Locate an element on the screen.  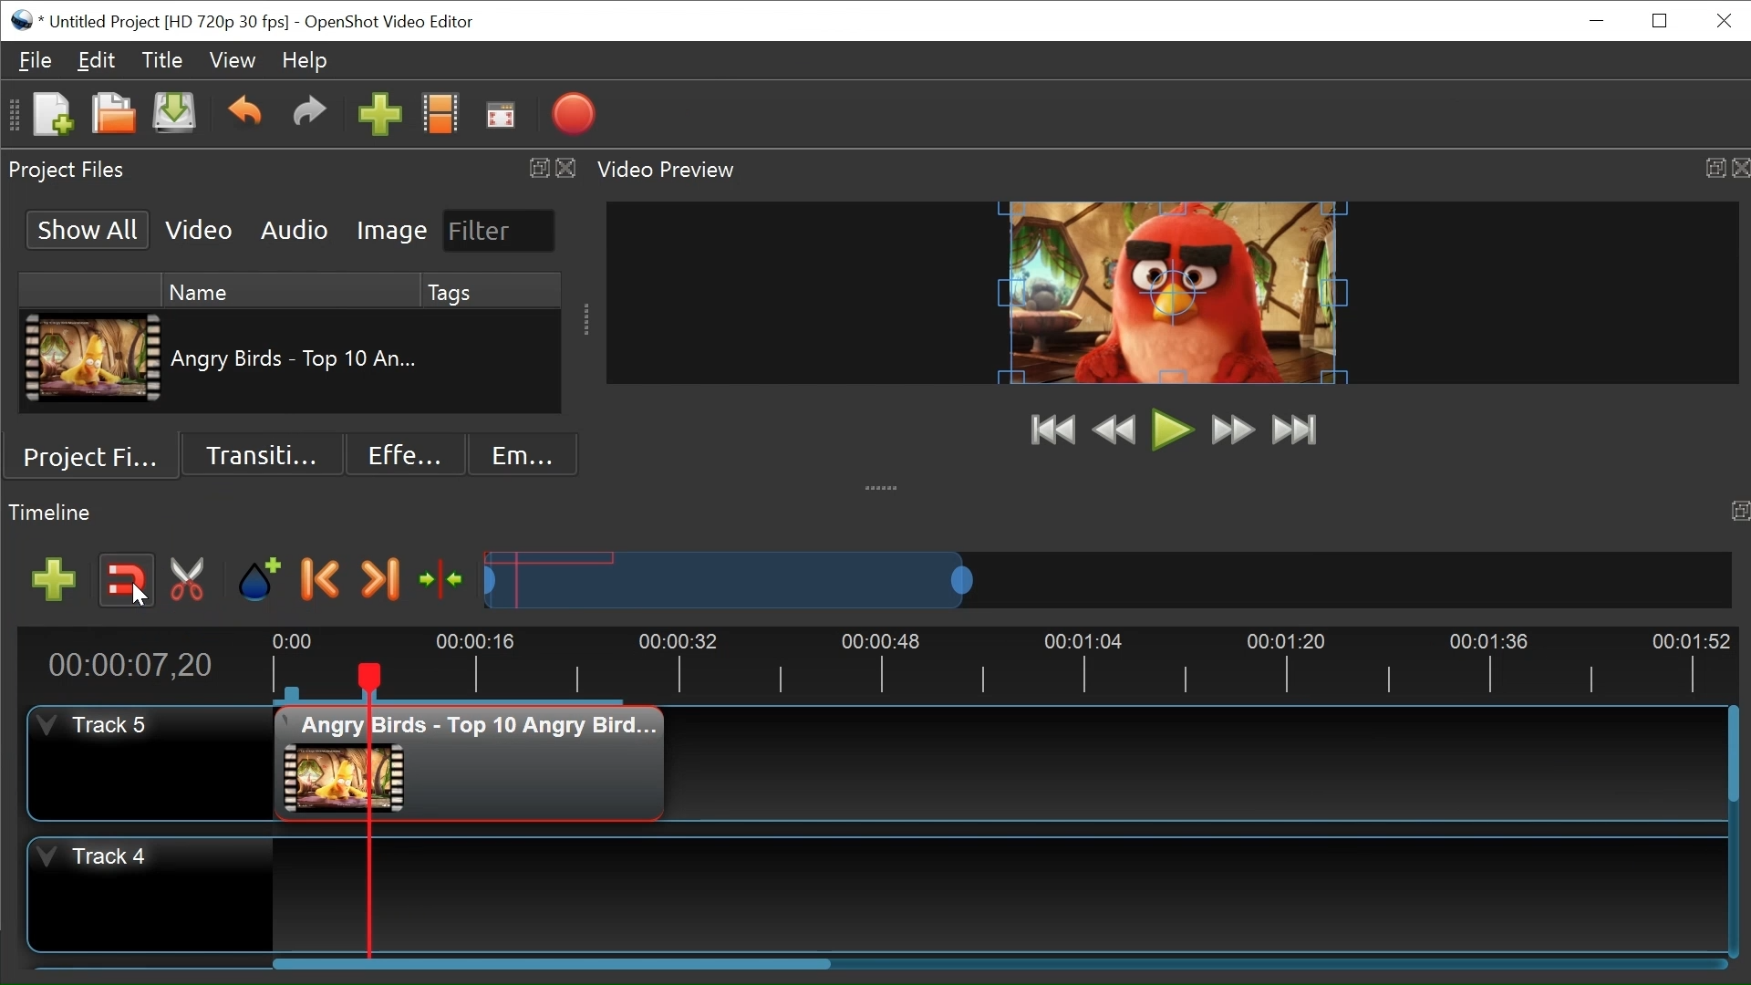
Marker is located at coordinates (259, 581).